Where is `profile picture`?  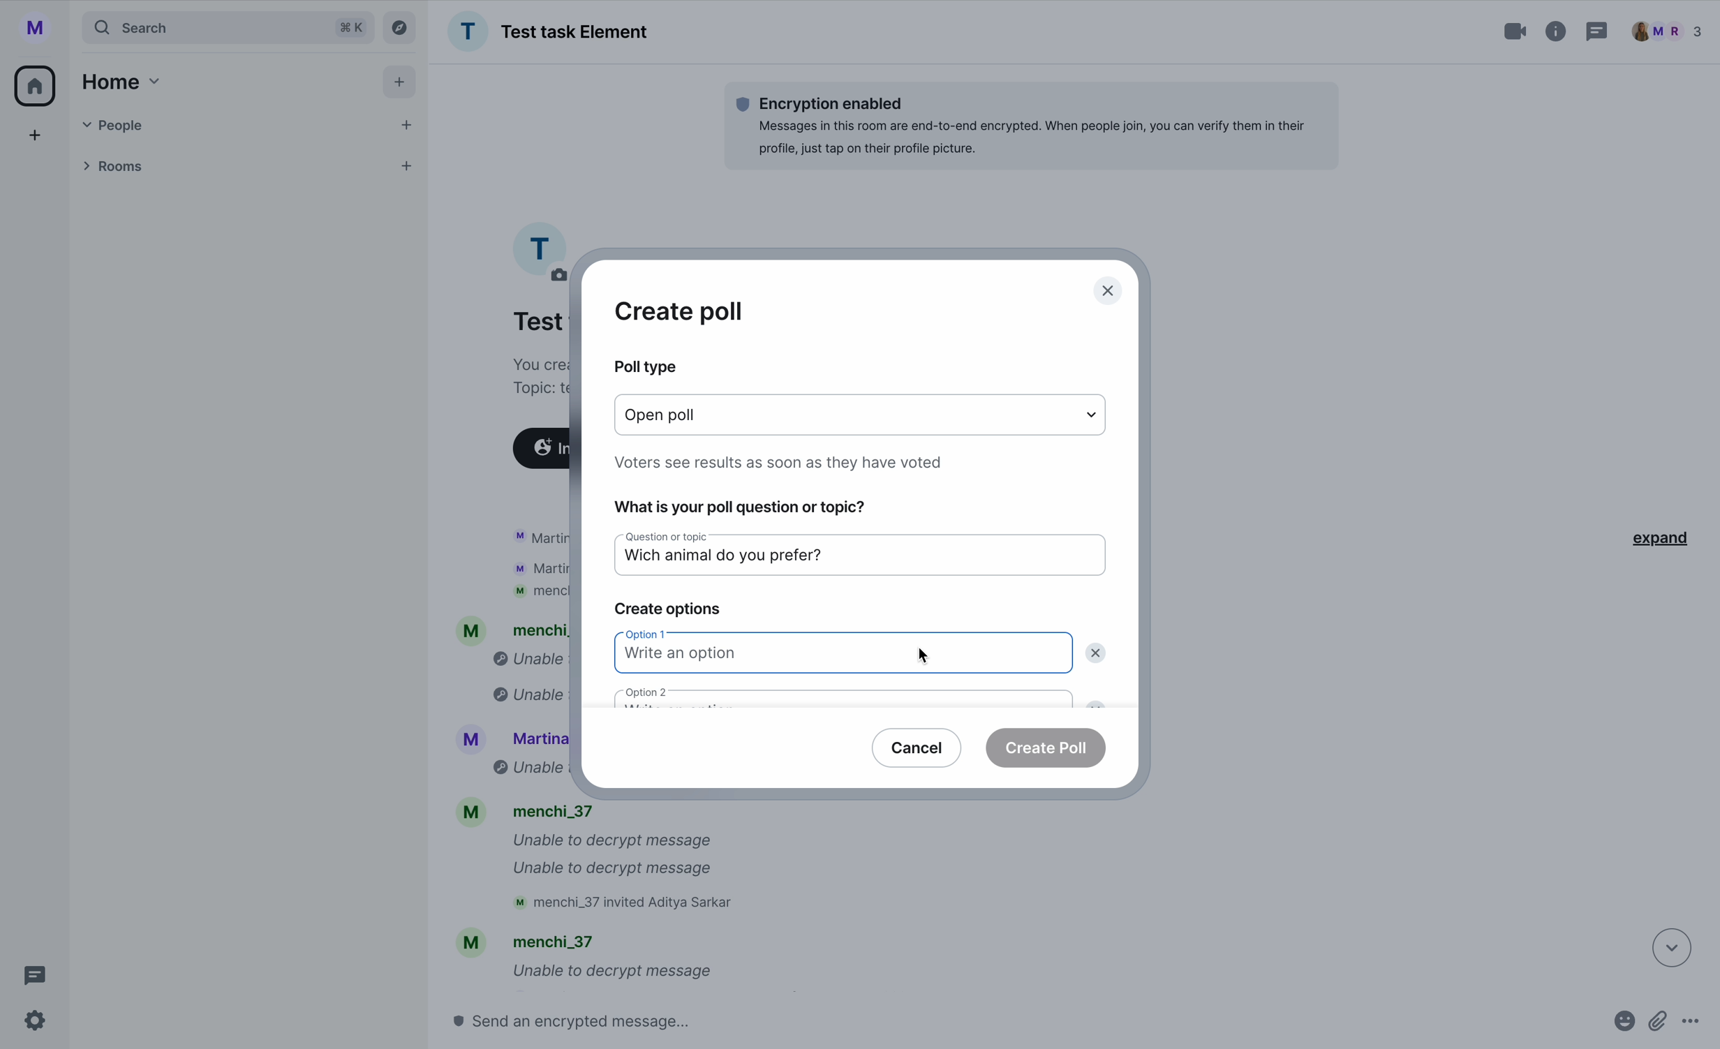
profile picture is located at coordinates (40, 28).